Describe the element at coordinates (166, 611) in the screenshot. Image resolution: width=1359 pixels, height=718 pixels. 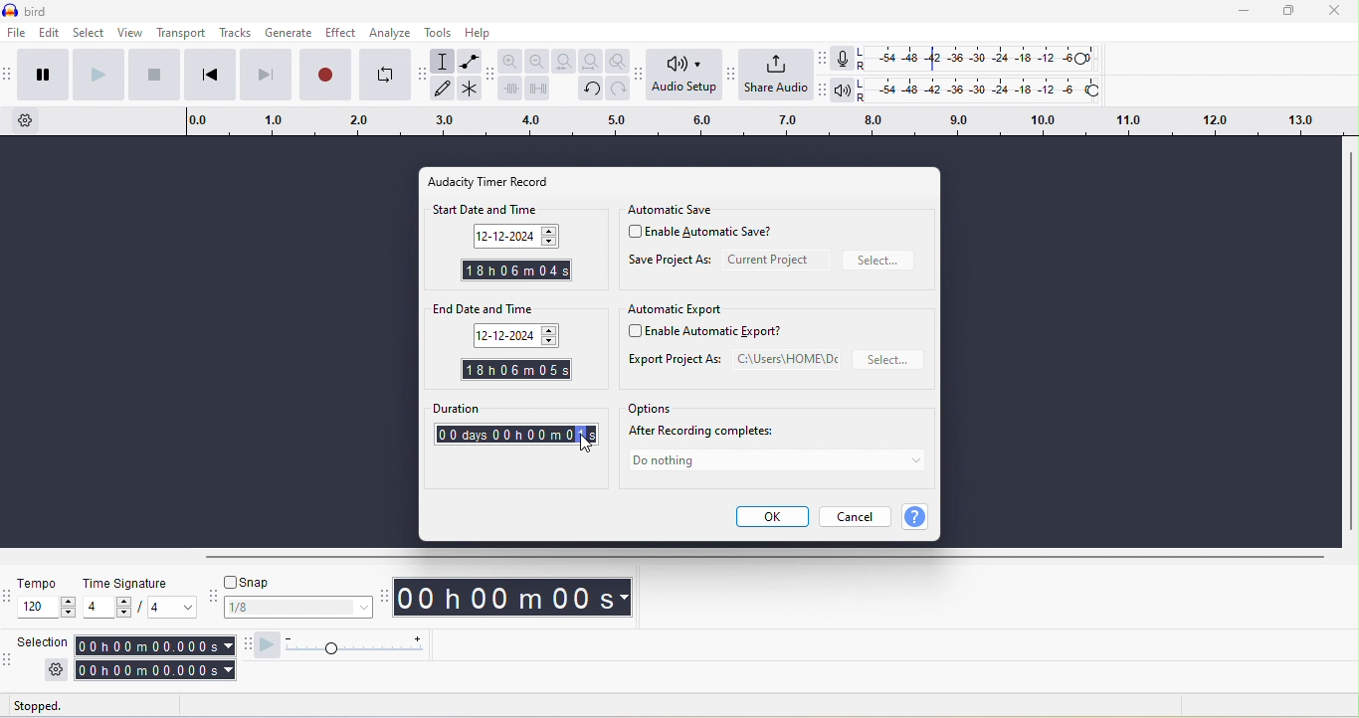
I see `value` at that location.